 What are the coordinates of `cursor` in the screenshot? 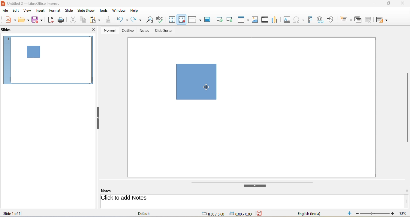 It's located at (206, 87).